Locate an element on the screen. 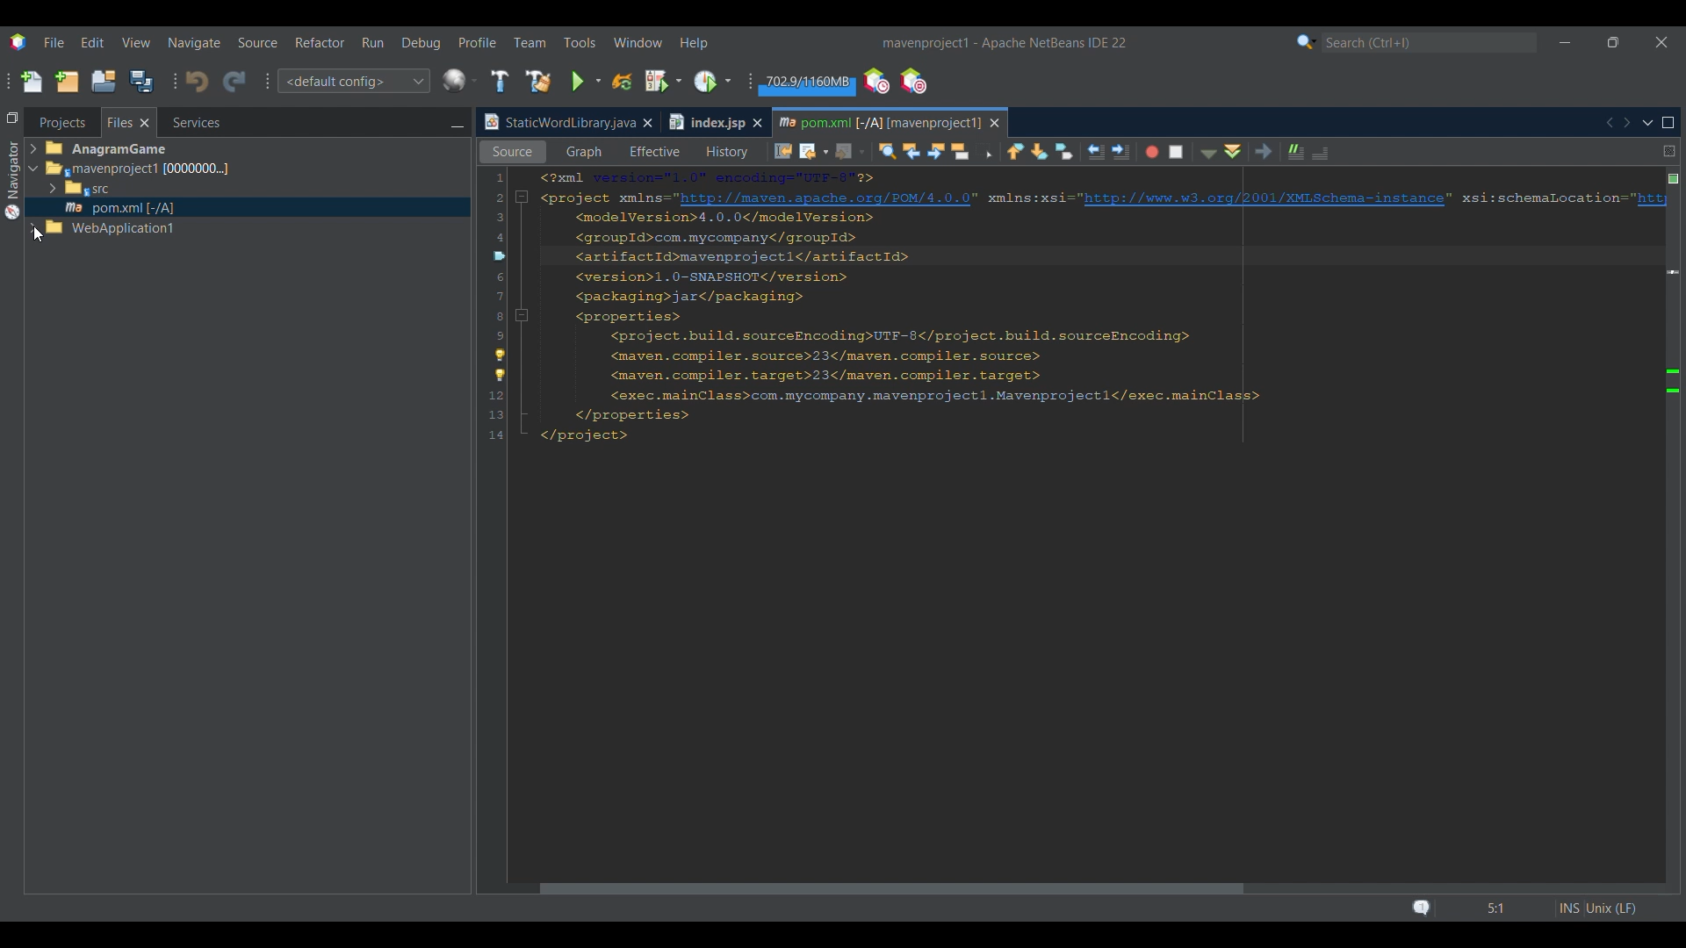  Reload is located at coordinates (623, 82).